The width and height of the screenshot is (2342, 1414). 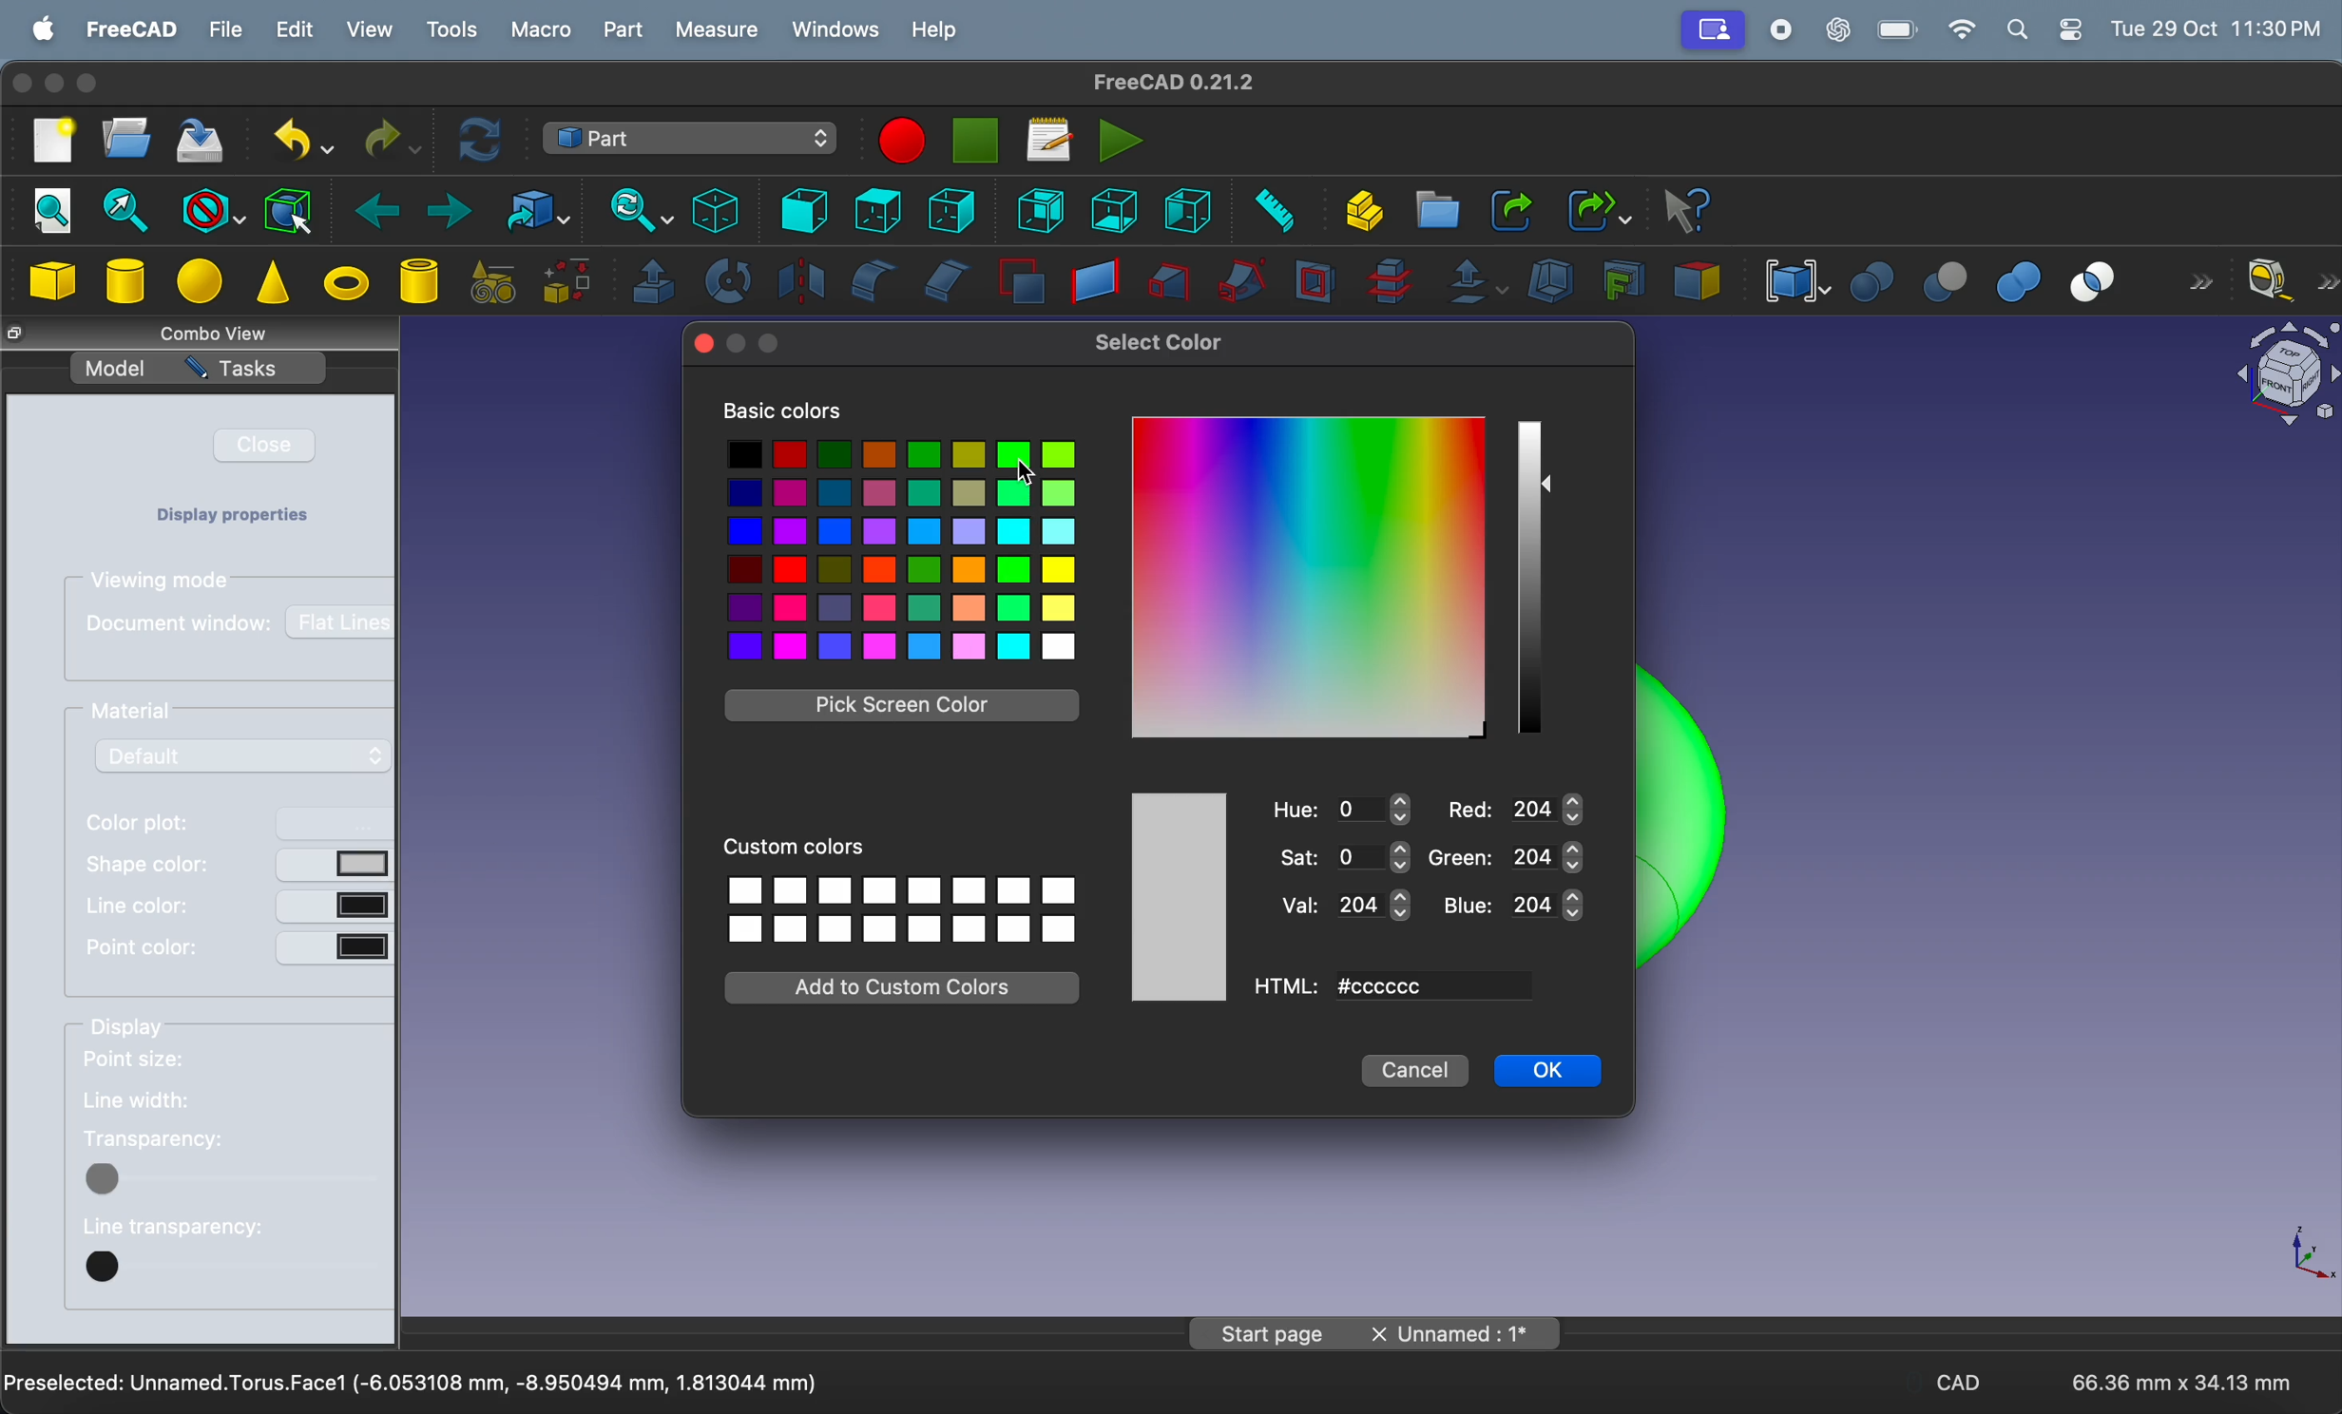 I want to click on cursor, so click(x=1028, y=470).